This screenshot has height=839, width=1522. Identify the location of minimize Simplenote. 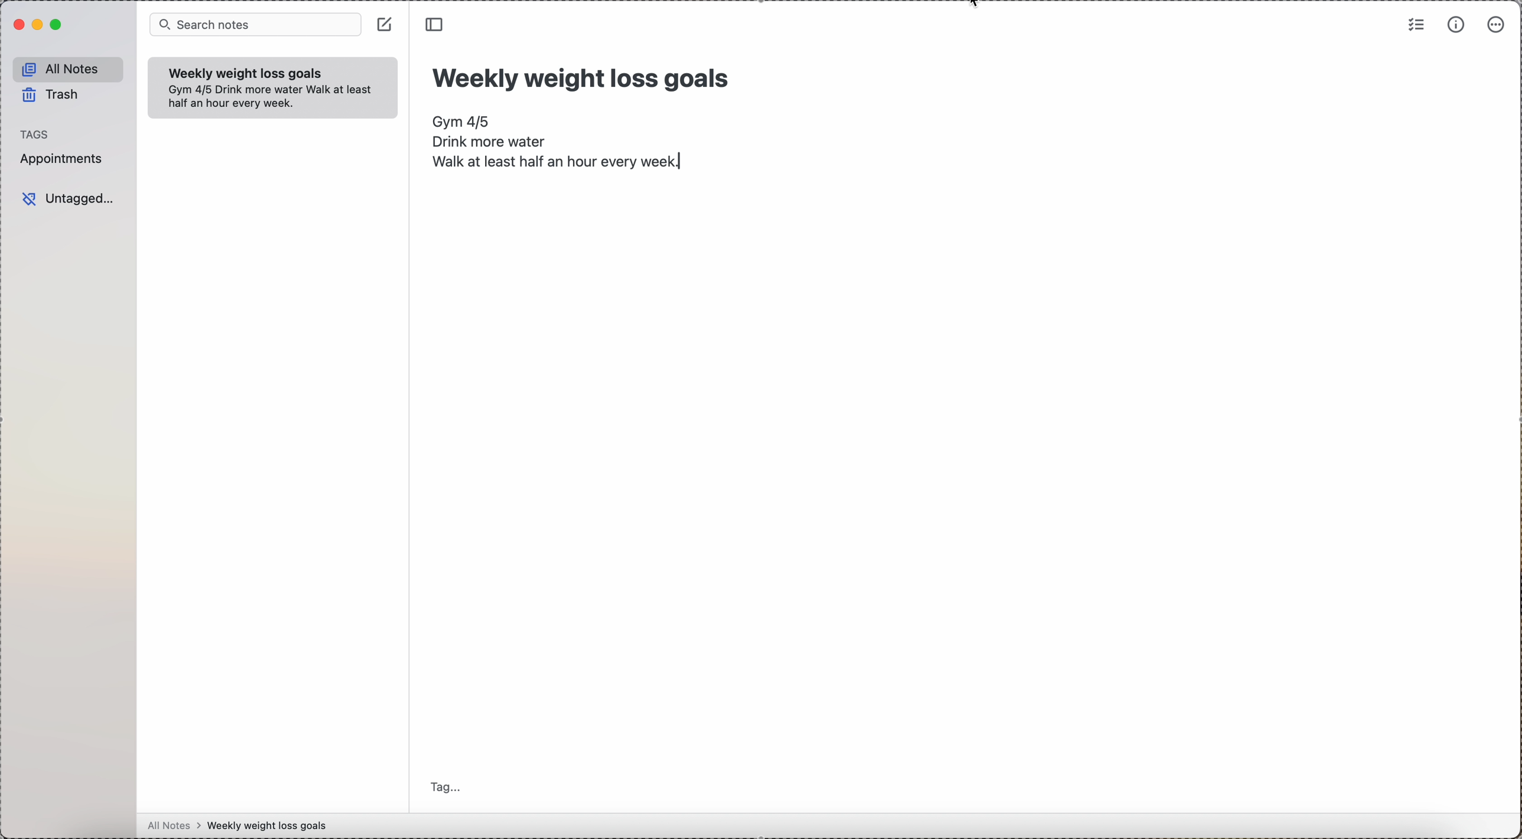
(39, 24).